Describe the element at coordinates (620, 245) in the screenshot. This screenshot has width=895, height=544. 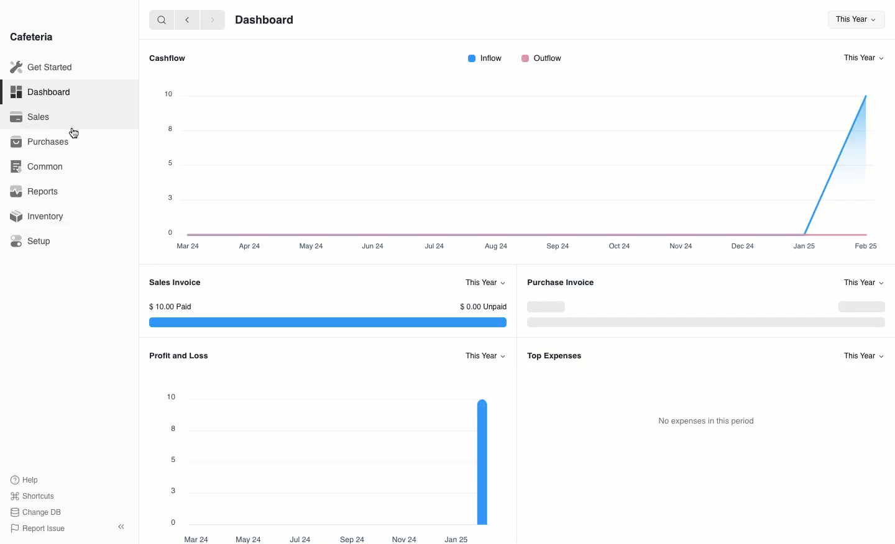
I see `Oct24` at that location.